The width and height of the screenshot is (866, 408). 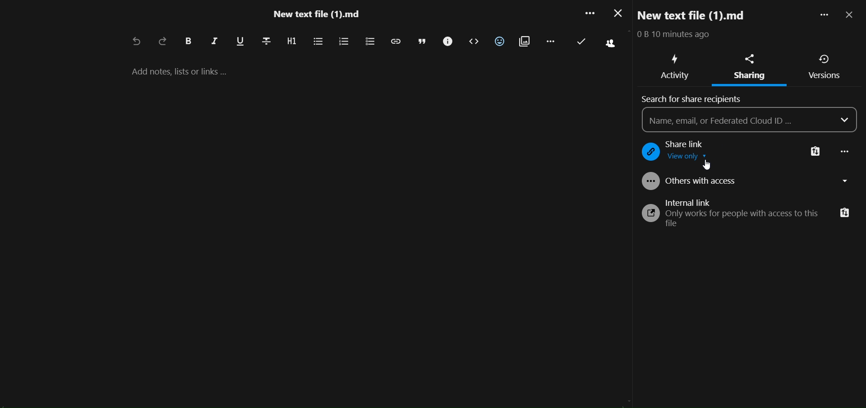 What do you see at coordinates (648, 153) in the screenshot?
I see `logo` at bounding box center [648, 153].